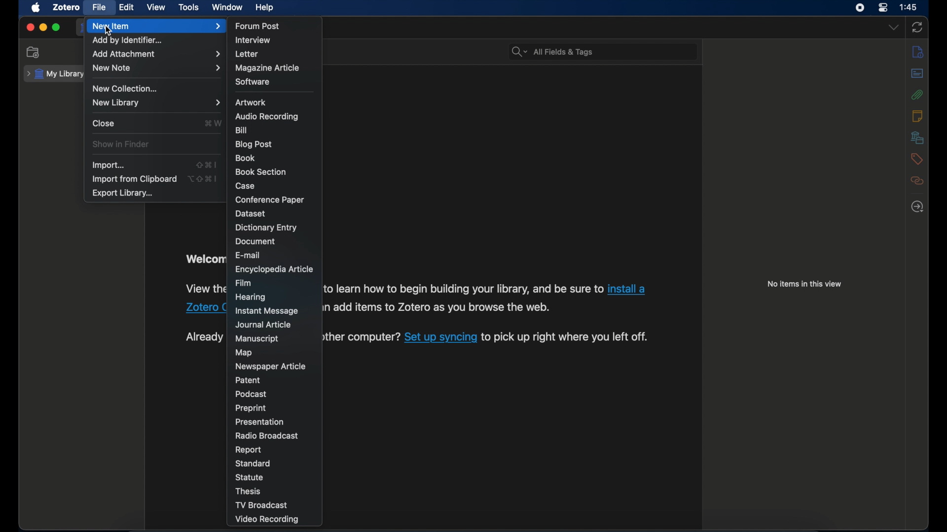 The height and width of the screenshot is (532, 947). Describe the element at coordinates (204, 259) in the screenshot. I see `welcome` at that location.